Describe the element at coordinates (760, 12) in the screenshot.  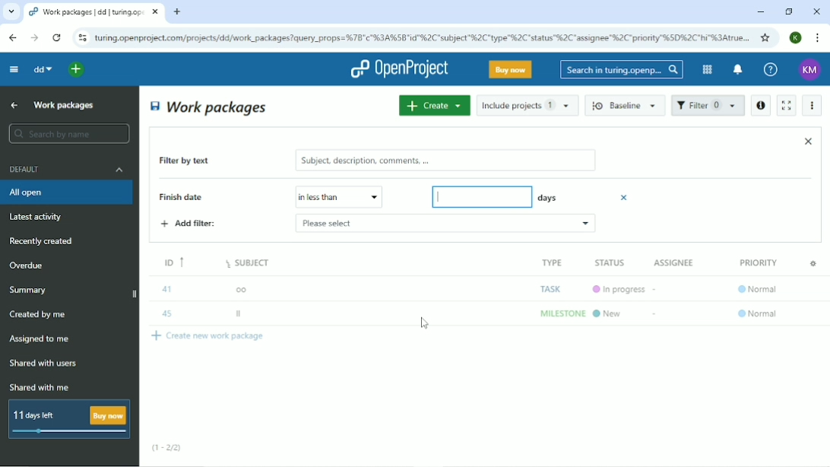
I see `Minimize` at that location.